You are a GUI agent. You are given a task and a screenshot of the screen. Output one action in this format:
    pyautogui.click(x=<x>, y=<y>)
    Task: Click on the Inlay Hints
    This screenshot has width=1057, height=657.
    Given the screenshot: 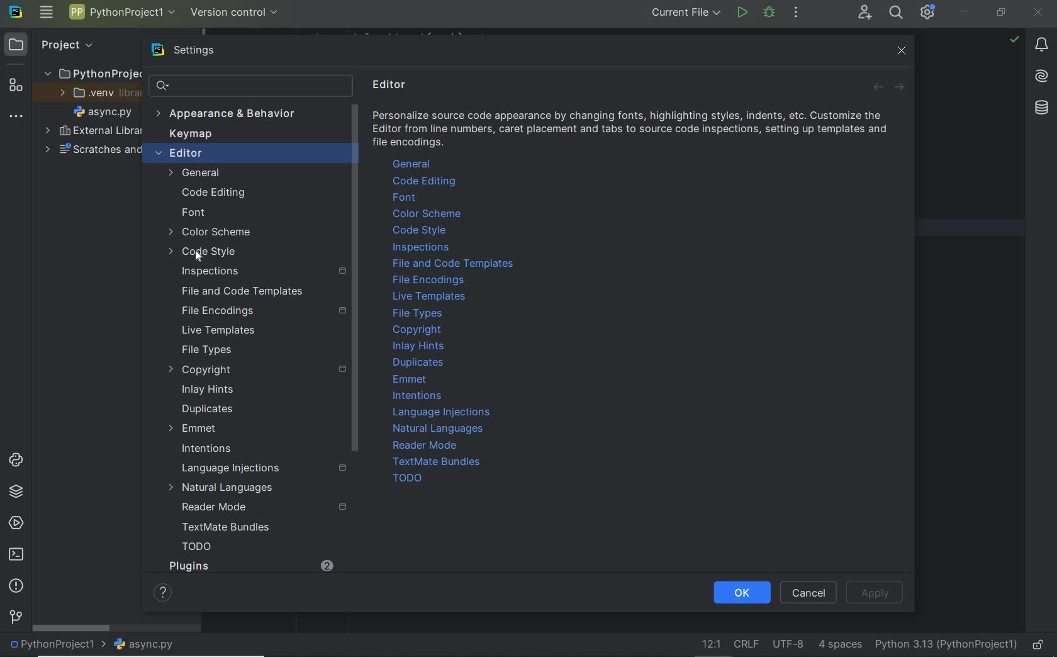 What is the action you would take?
    pyautogui.click(x=419, y=345)
    